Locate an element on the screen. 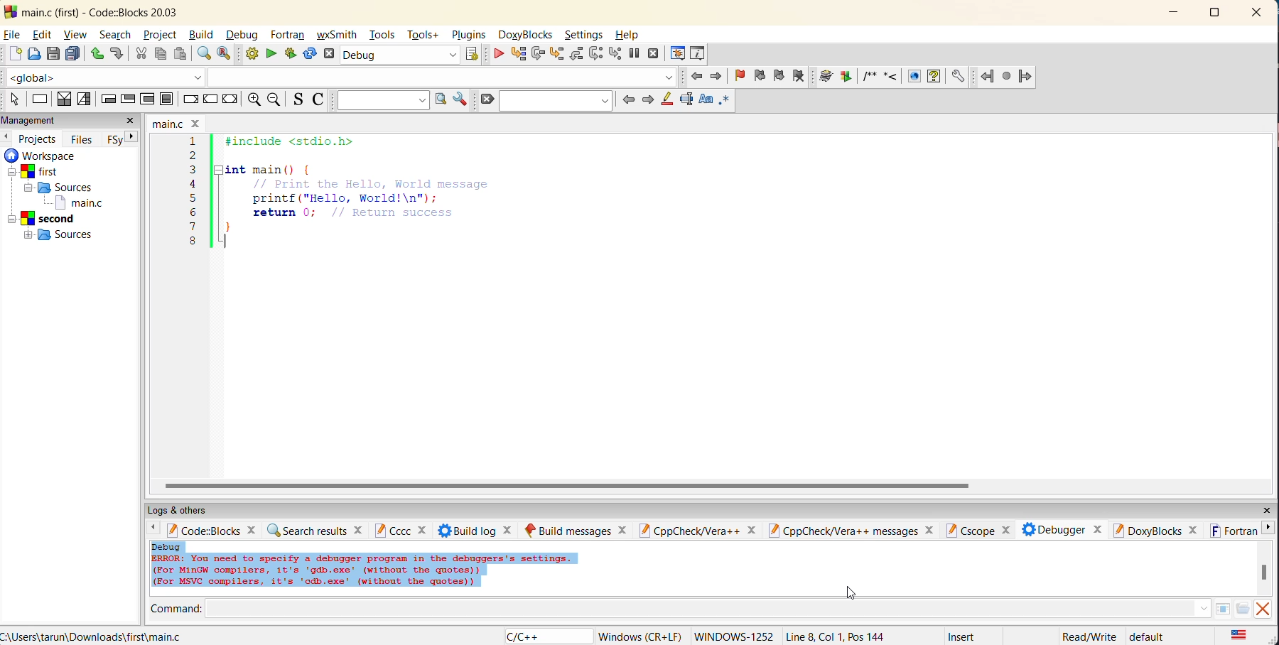  select is located at coordinates (15, 100).